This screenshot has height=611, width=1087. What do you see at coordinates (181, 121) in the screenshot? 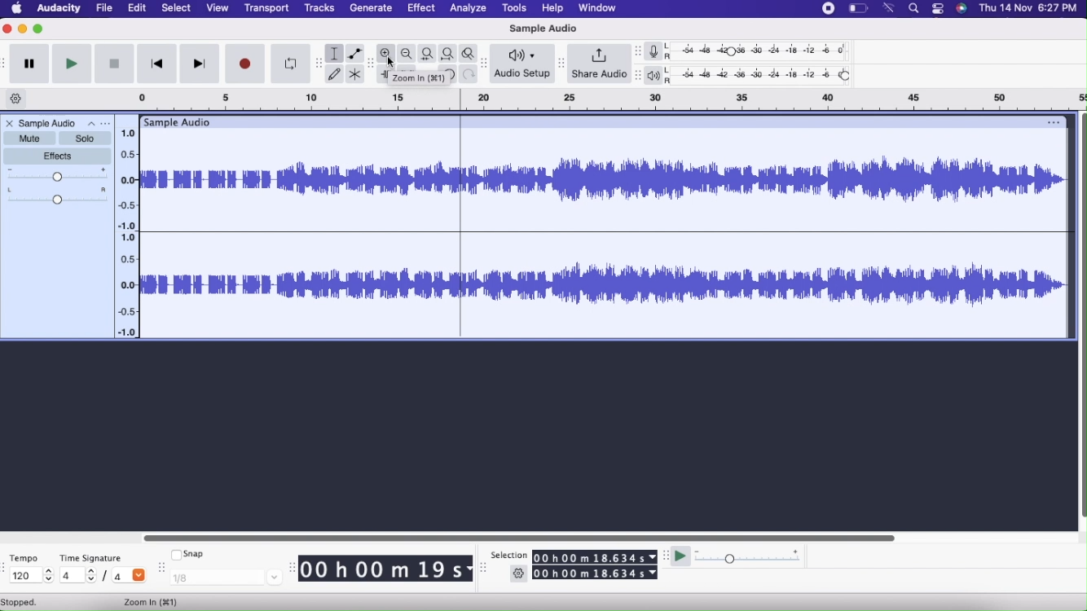
I see `Sample Audio` at bounding box center [181, 121].